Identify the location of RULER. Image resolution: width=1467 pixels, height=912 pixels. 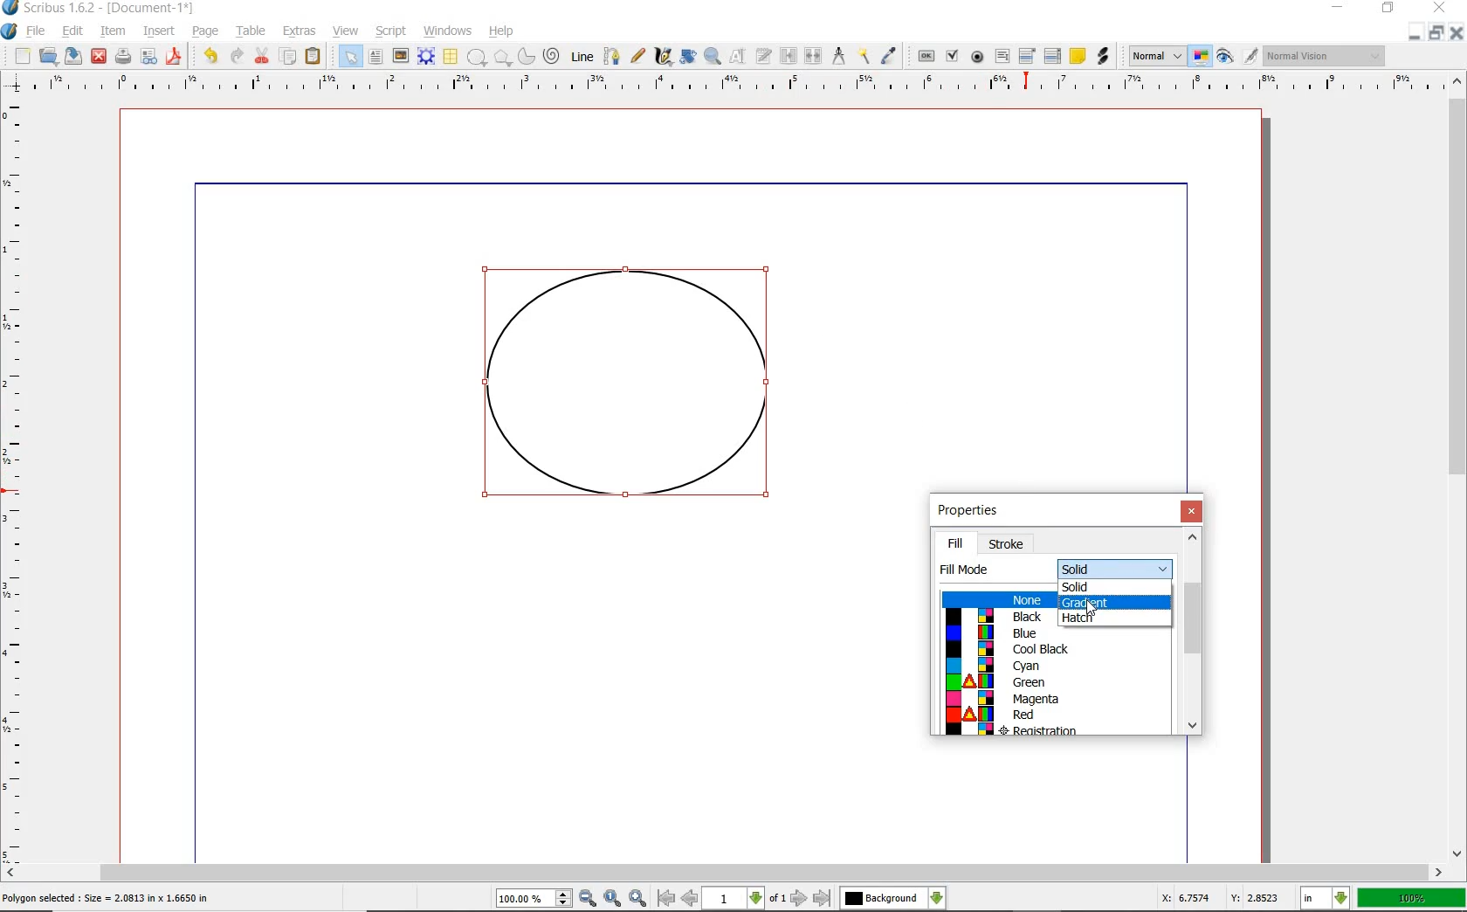
(729, 86).